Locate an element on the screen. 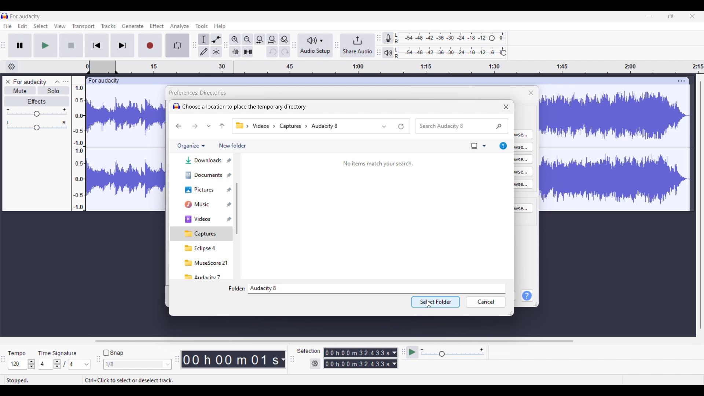 Image resolution: width=704 pixels, height=396 pixels. Cancel is located at coordinates (486, 302).